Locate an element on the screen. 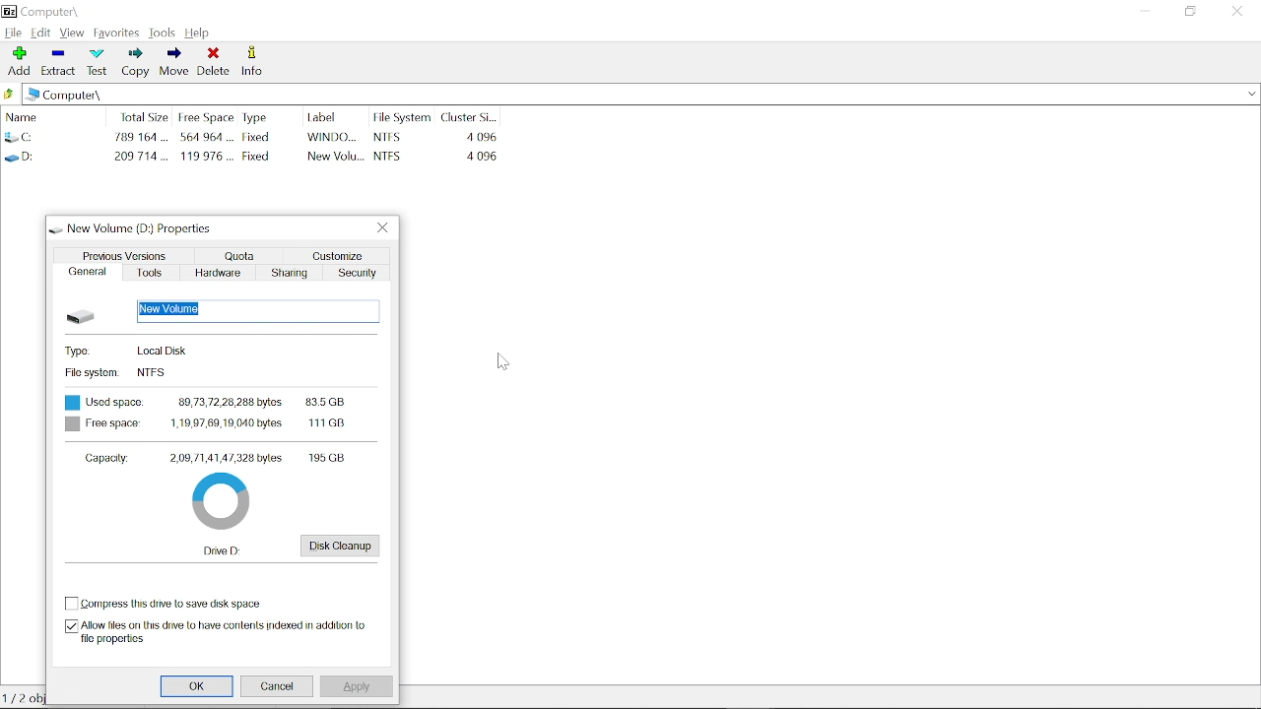  check box is located at coordinates (70, 604).